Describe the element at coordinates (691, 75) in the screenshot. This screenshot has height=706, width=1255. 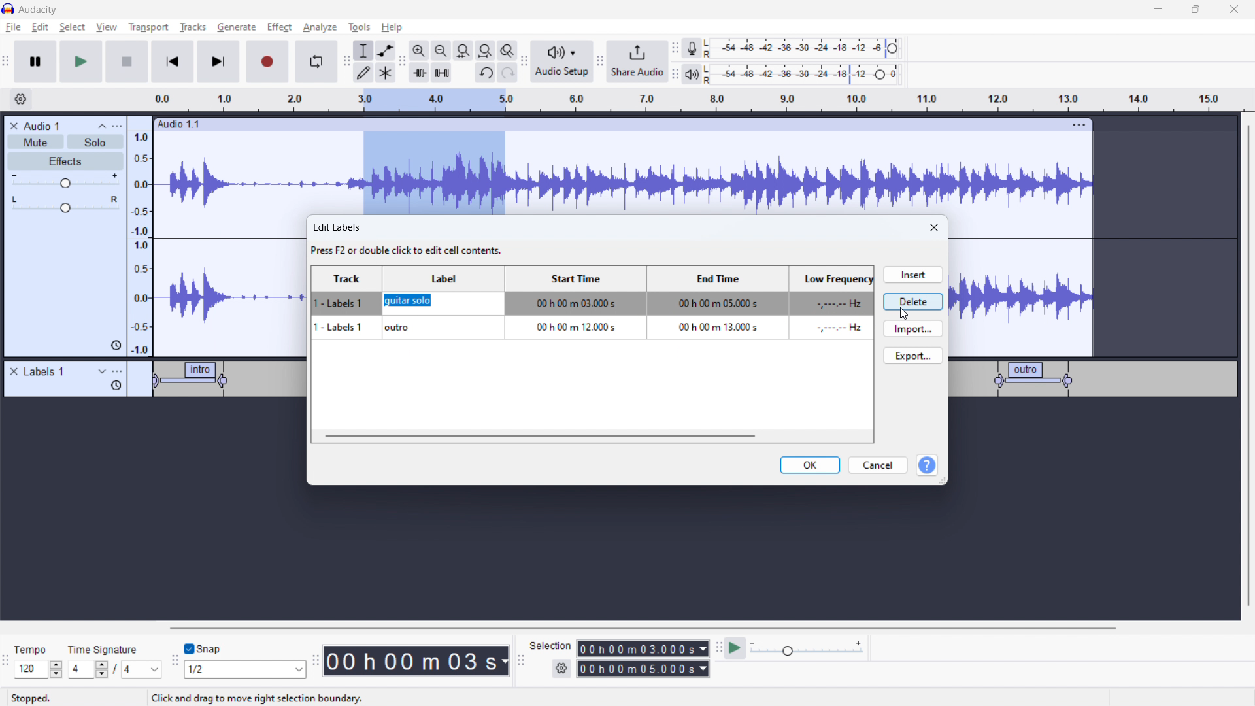
I see `playback meter` at that location.